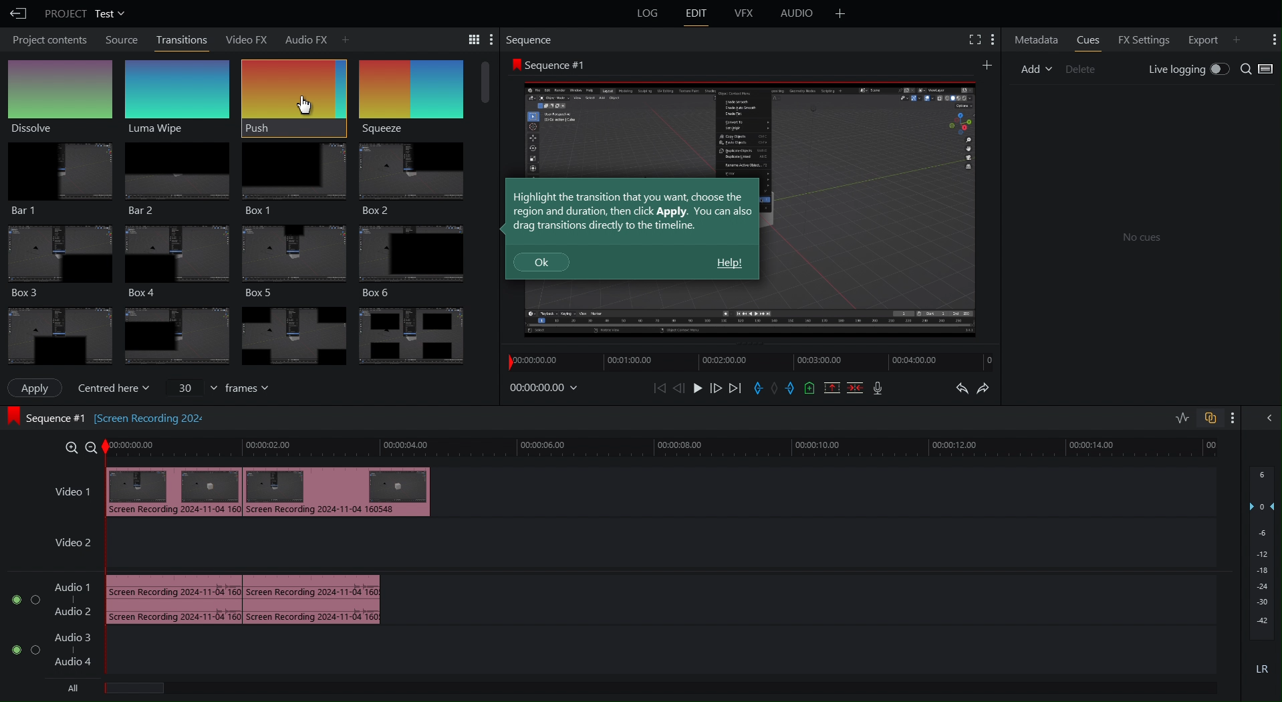 Image resolution: width=1282 pixels, height=702 pixels. What do you see at coordinates (122, 40) in the screenshot?
I see `Source` at bounding box center [122, 40].